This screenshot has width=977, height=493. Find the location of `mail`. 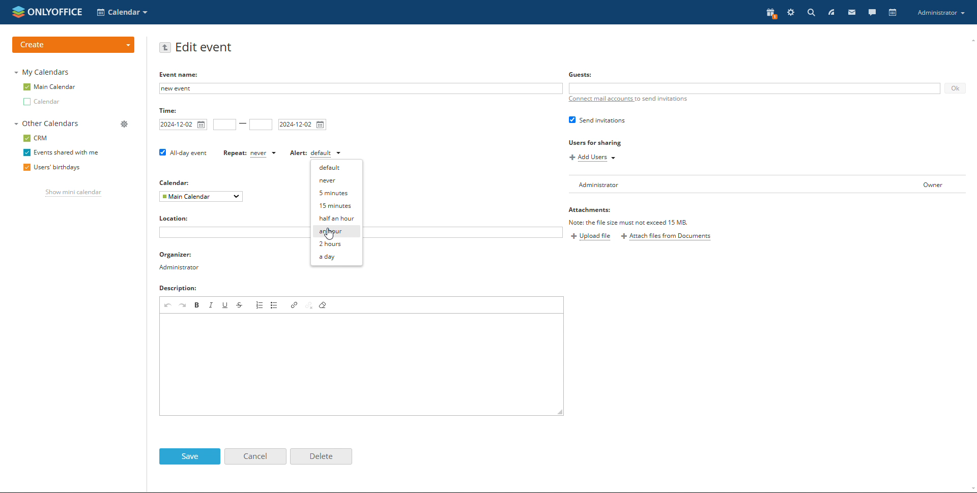

mail is located at coordinates (851, 13).